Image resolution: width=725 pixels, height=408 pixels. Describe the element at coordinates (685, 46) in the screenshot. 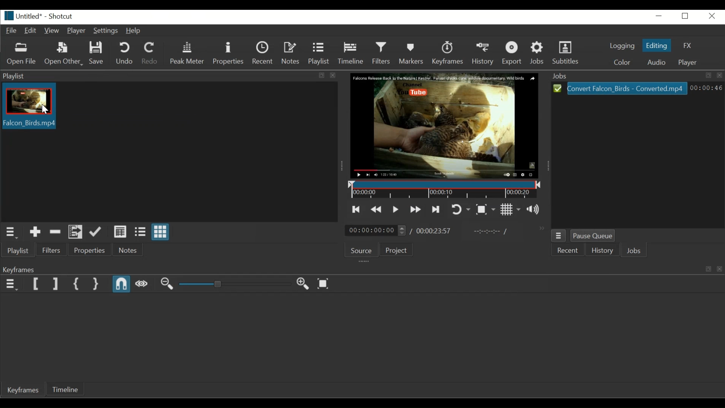

I see `FX` at that location.